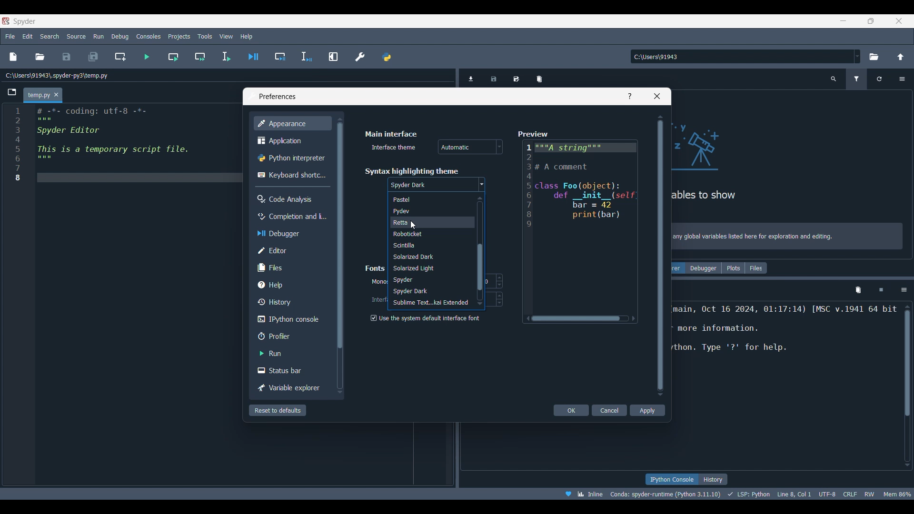 The width and height of the screenshot is (914, 514). I want to click on Location of current file, so click(57, 76).